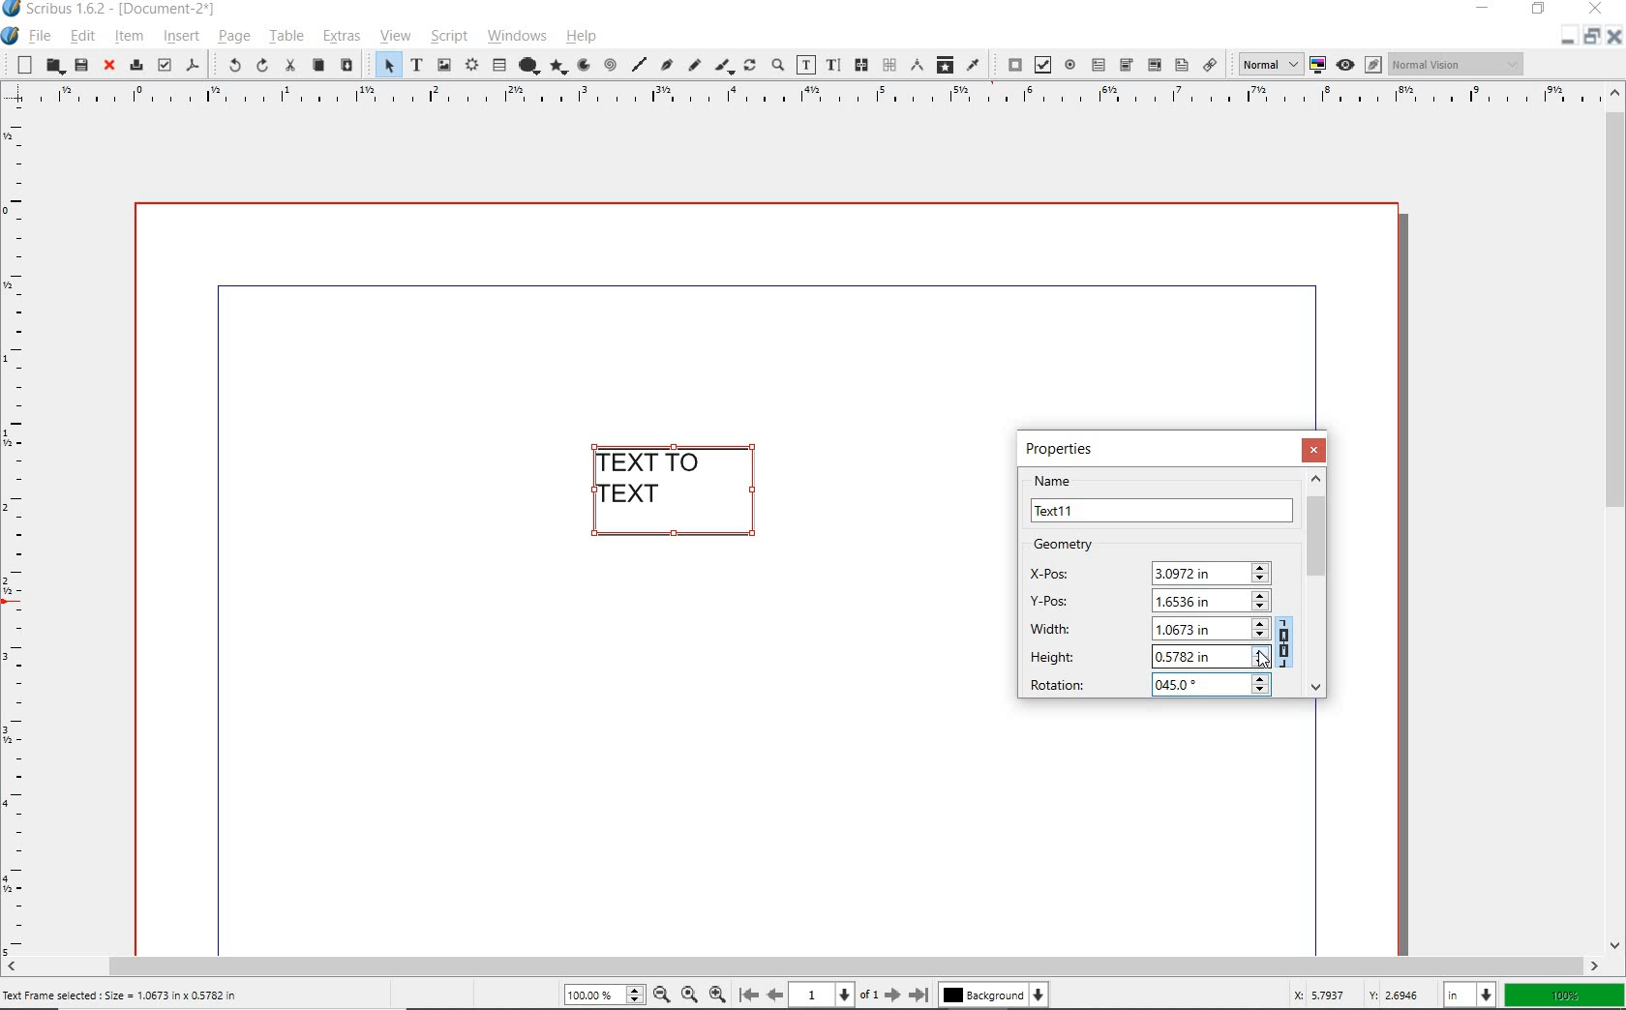  I want to click on shape, so click(528, 64).